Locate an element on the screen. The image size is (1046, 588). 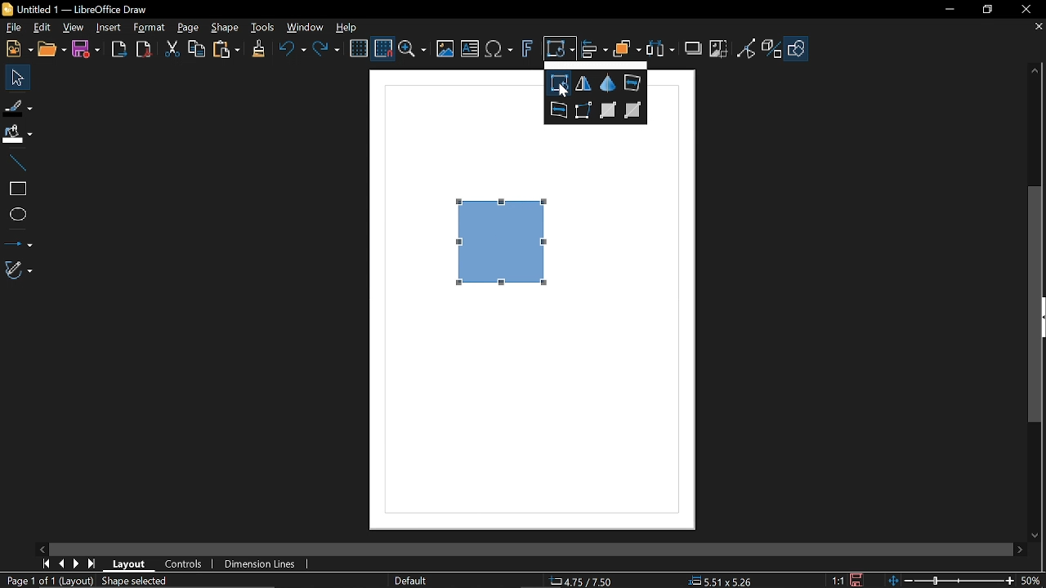
Mirror is located at coordinates (583, 83).